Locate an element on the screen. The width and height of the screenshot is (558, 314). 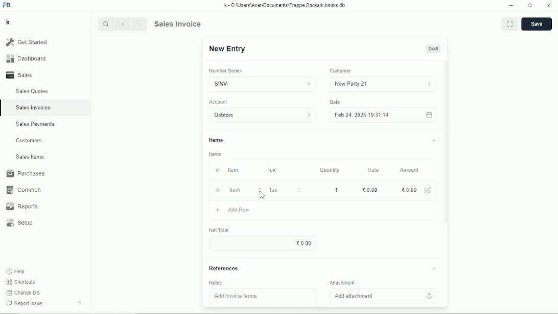
Customer is located at coordinates (341, 71).